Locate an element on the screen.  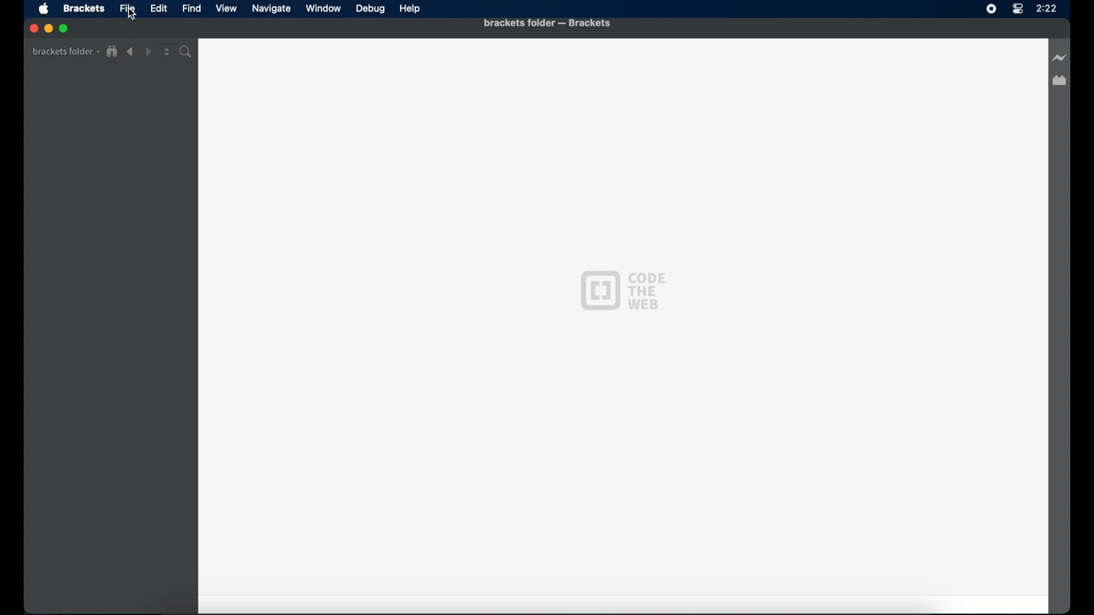
find is located at coordinates (193, 8).